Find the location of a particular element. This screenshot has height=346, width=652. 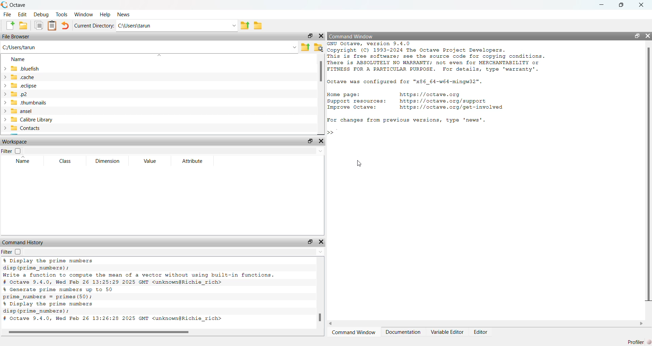

>> is located at coordinates (330, 133).